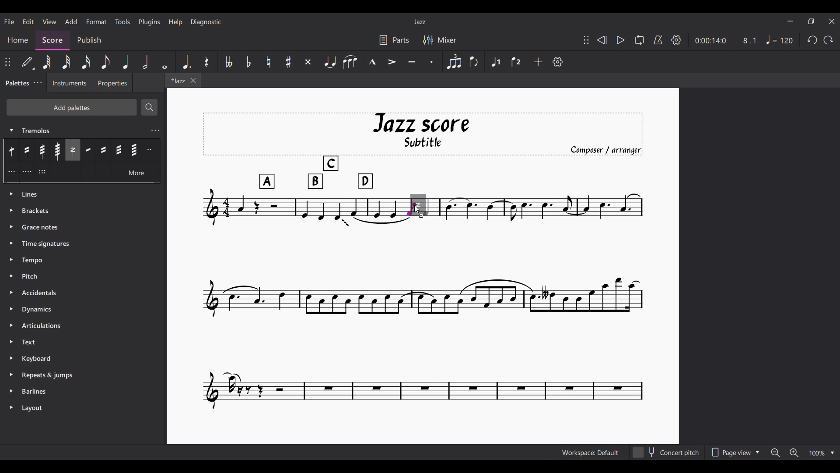 This screenshot has width=840, height=473. I want to click on Close tab, so click(193, 80).